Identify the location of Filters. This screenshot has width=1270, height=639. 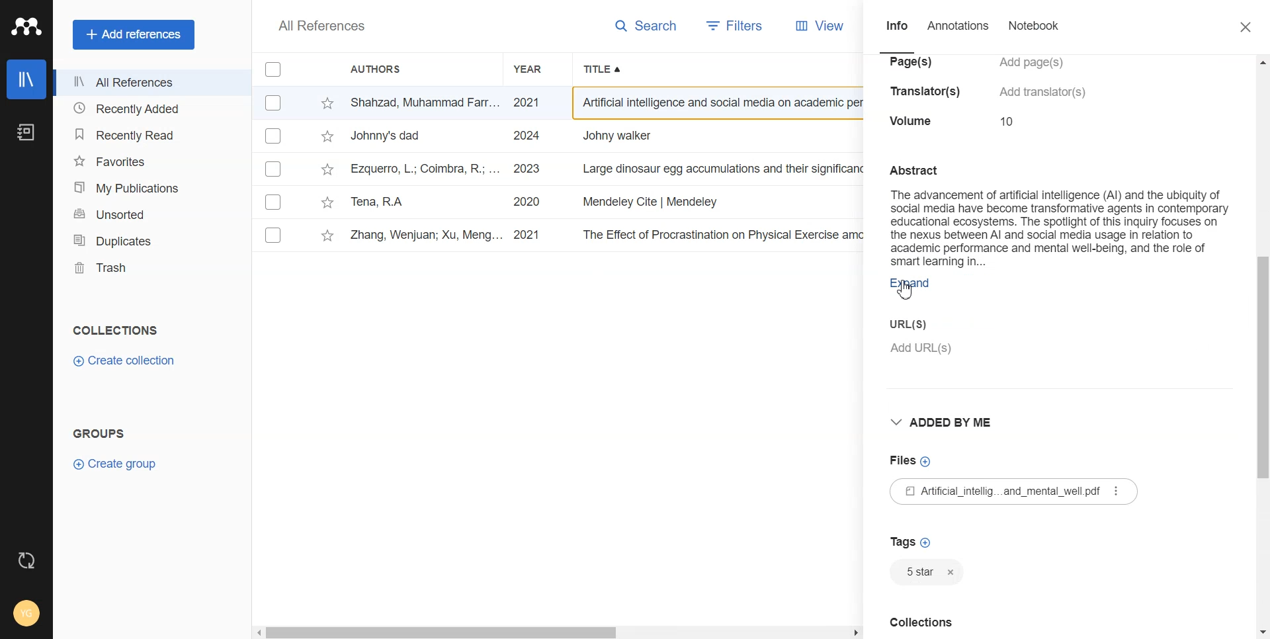
(731, 26).